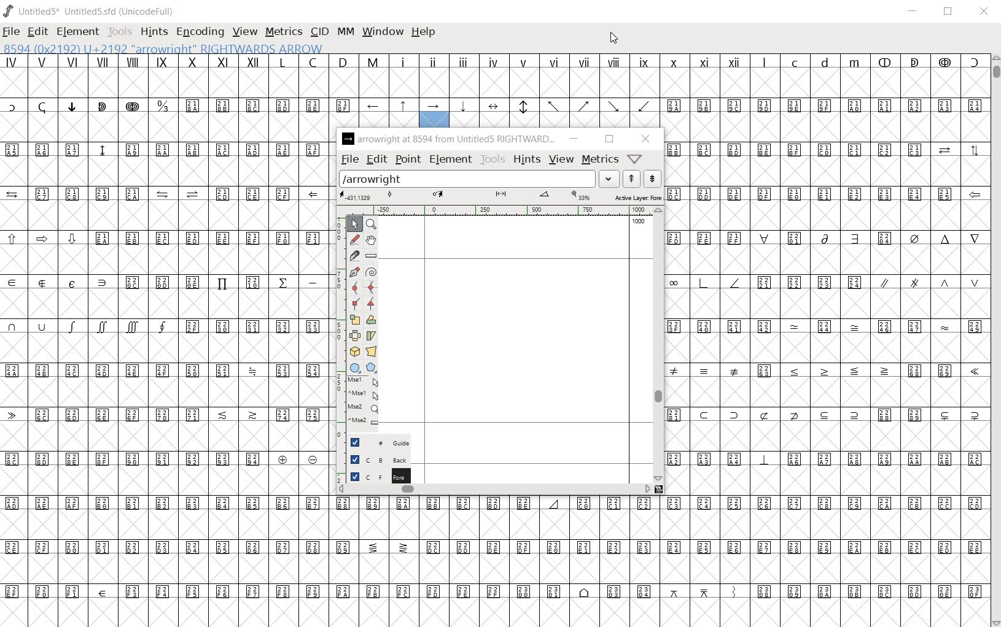 The image size is (1001, 627). What do you see at coordinates (948, 12) in the screenshot?
I see `RESTORE DOWN` at bounding box center [948, 12].